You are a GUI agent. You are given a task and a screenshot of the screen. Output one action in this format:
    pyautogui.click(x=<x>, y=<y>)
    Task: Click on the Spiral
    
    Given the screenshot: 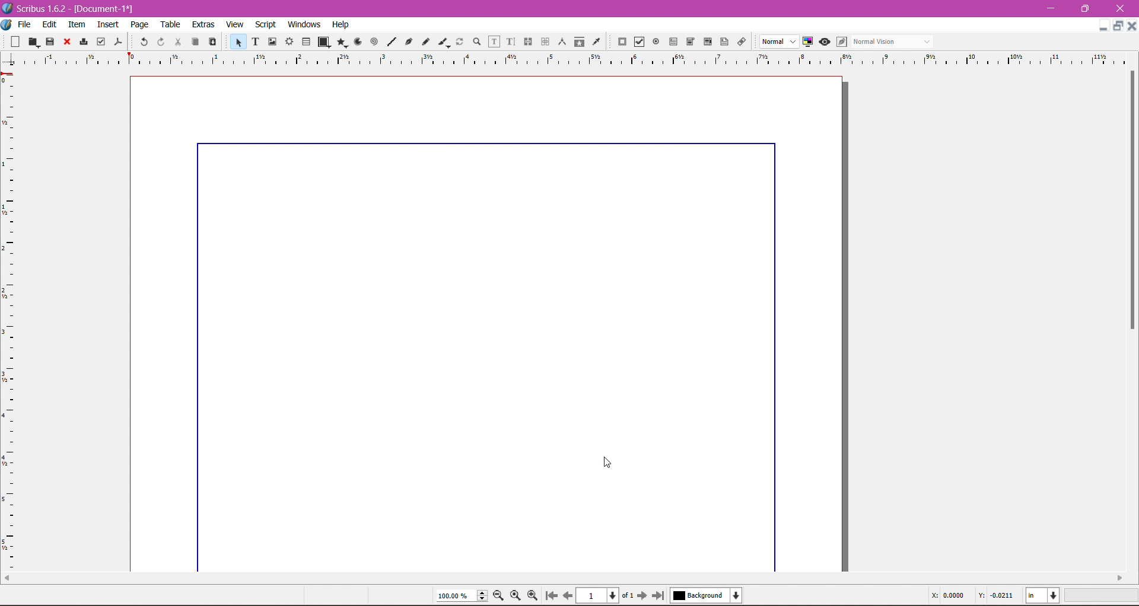 What is the action you would take?
    pyautogui.click(x=374, y=42)
    